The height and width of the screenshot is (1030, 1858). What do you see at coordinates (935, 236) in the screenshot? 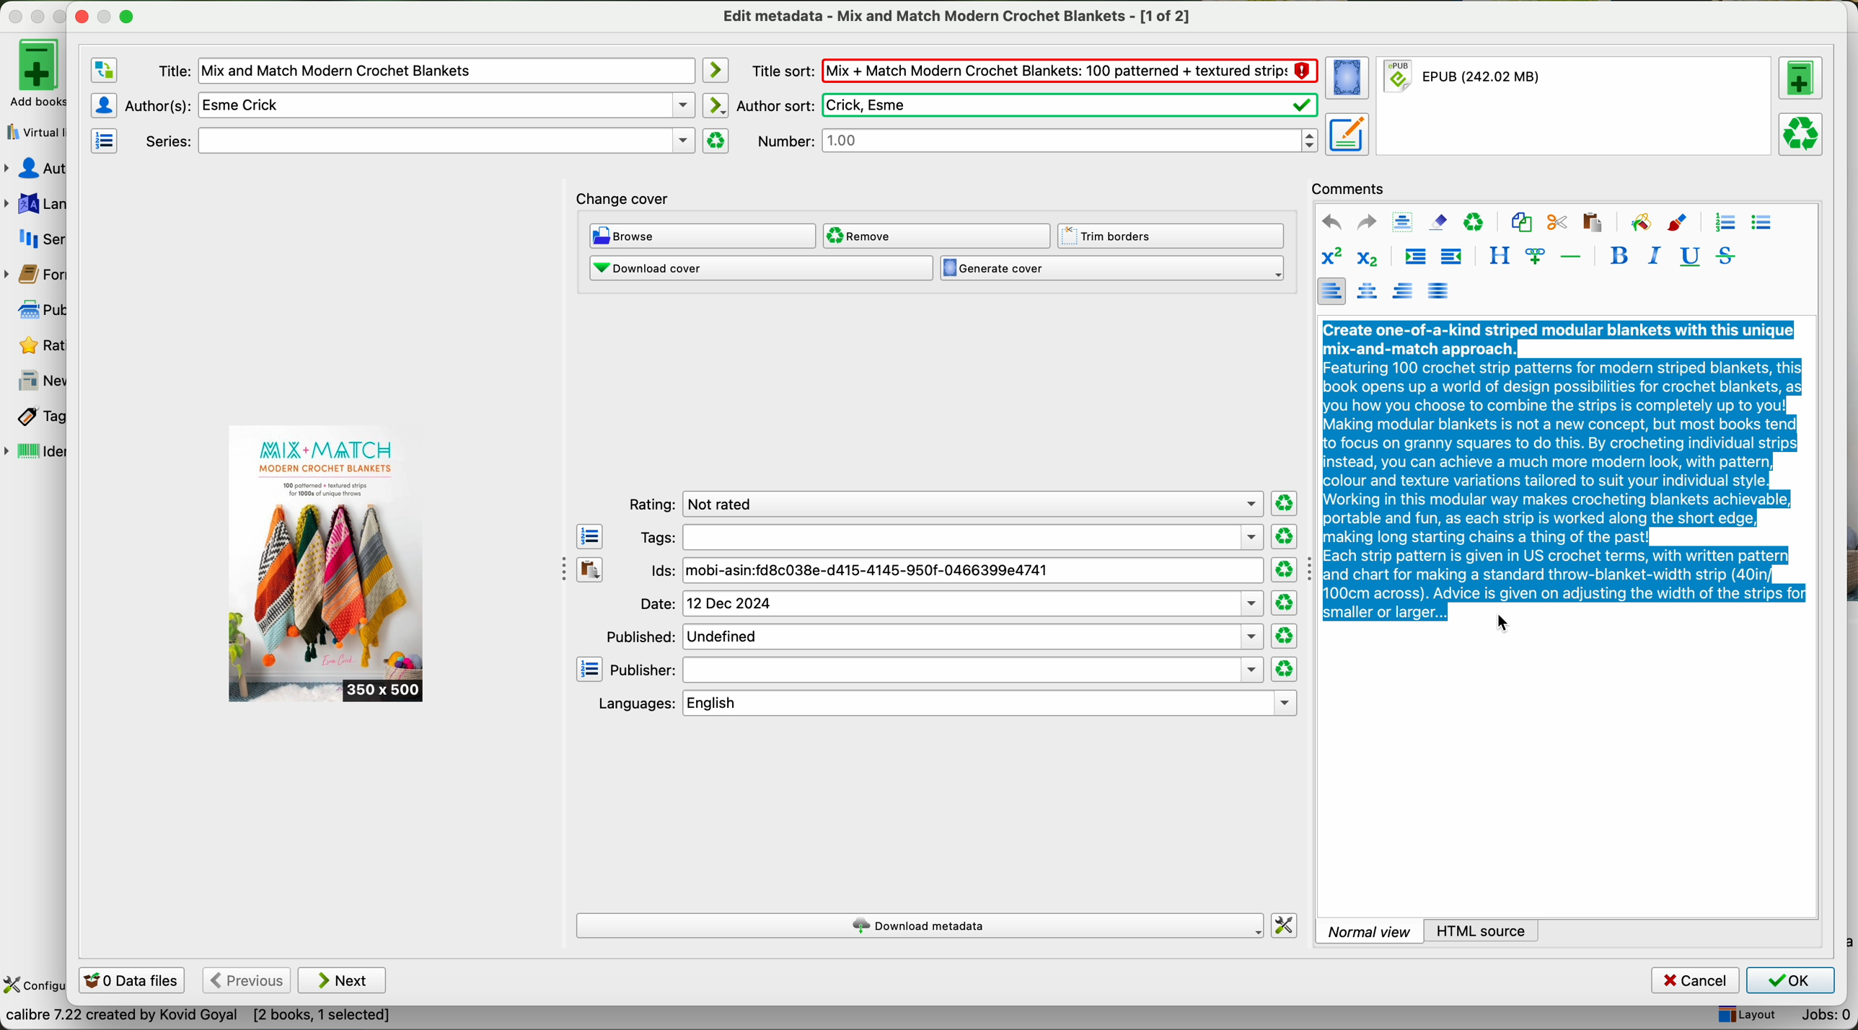
I see `remove` at bounding box center [935, 236].